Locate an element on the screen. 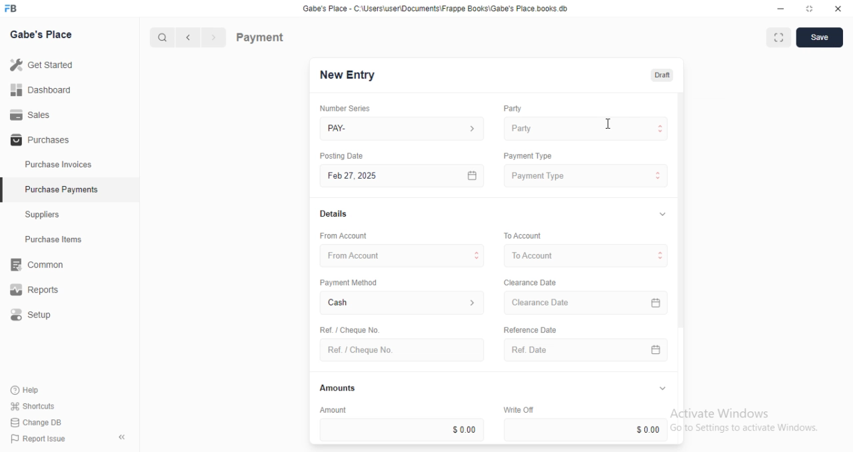 This screenshot has height=452, width=853. To Account is located at coordinates (521, 235).